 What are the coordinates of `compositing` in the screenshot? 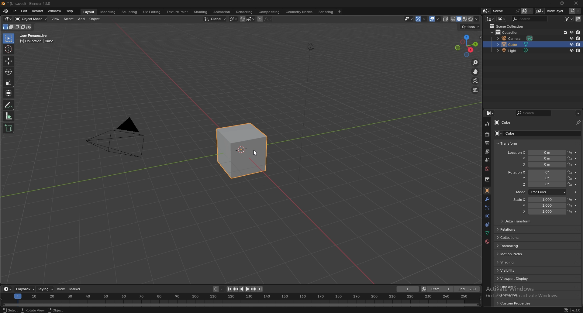 It's located at (270, 12).